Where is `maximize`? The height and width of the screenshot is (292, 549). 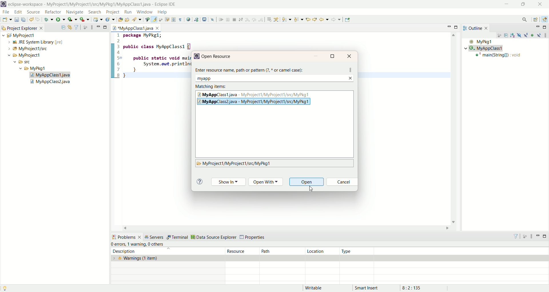 maximize is located at coordinates (333, 56).